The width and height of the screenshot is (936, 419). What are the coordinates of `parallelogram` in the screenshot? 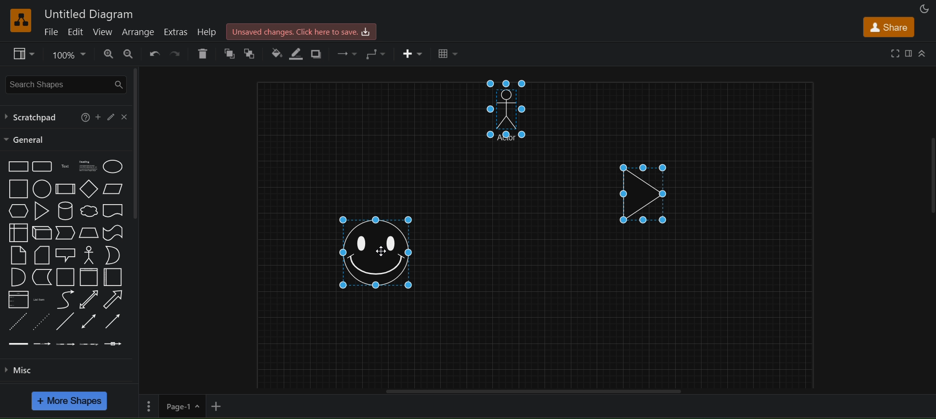 It's located at (115, 190).